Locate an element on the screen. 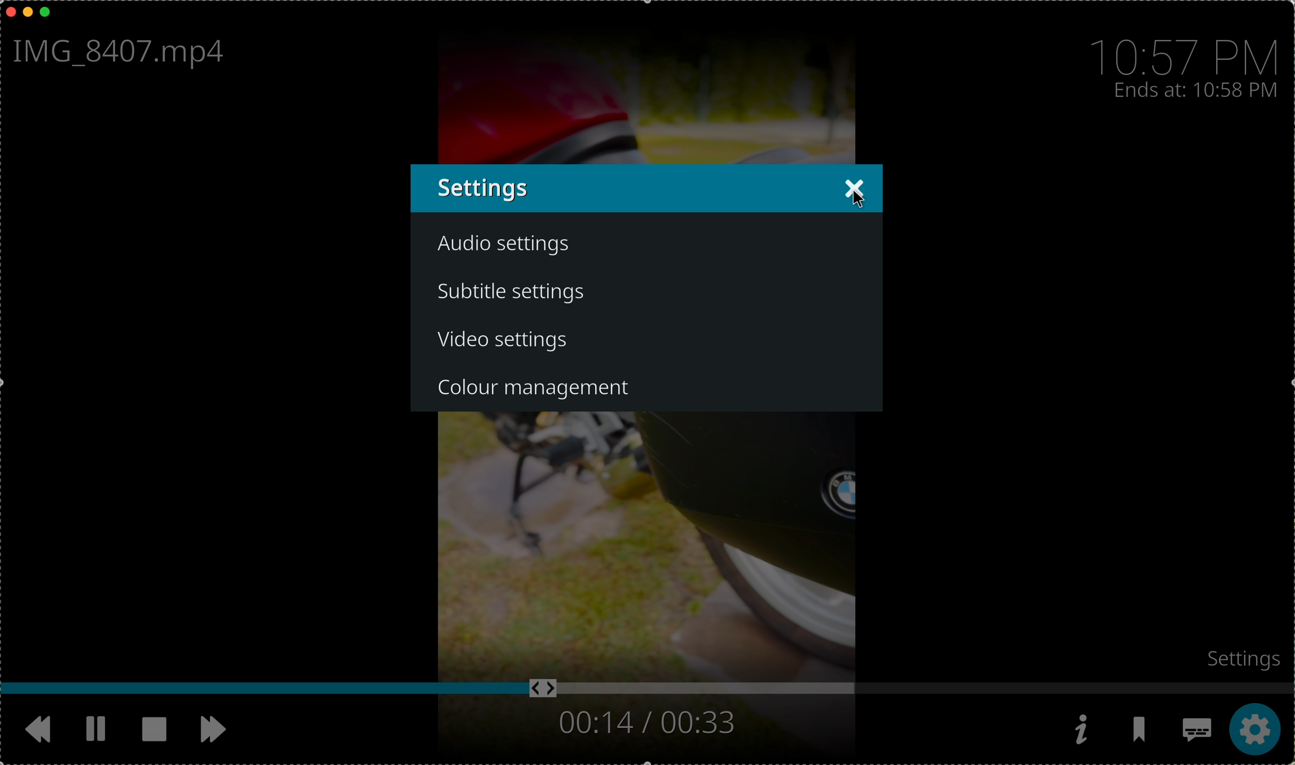 Image resolution: width=1295 pixels, height=765 pixels. ends at 10:58 PM is located at coordinates (1196, 91).